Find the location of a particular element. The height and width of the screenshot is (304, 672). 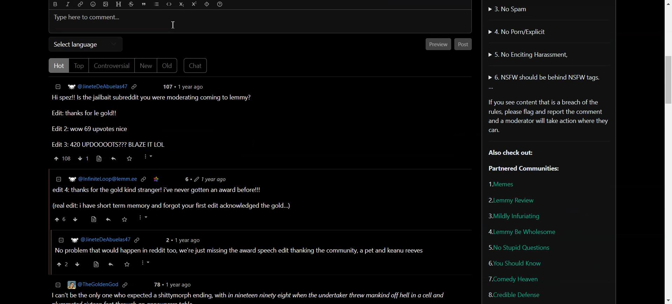

Partnered Communities: is located at coordinates (532, 168).